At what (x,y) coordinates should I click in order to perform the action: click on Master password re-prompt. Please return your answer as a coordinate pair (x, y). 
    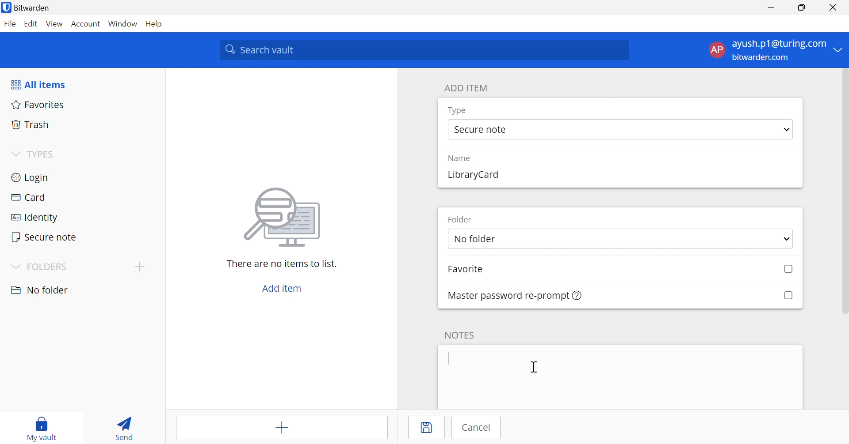
    Looking at the image, I should click on (515, 295).